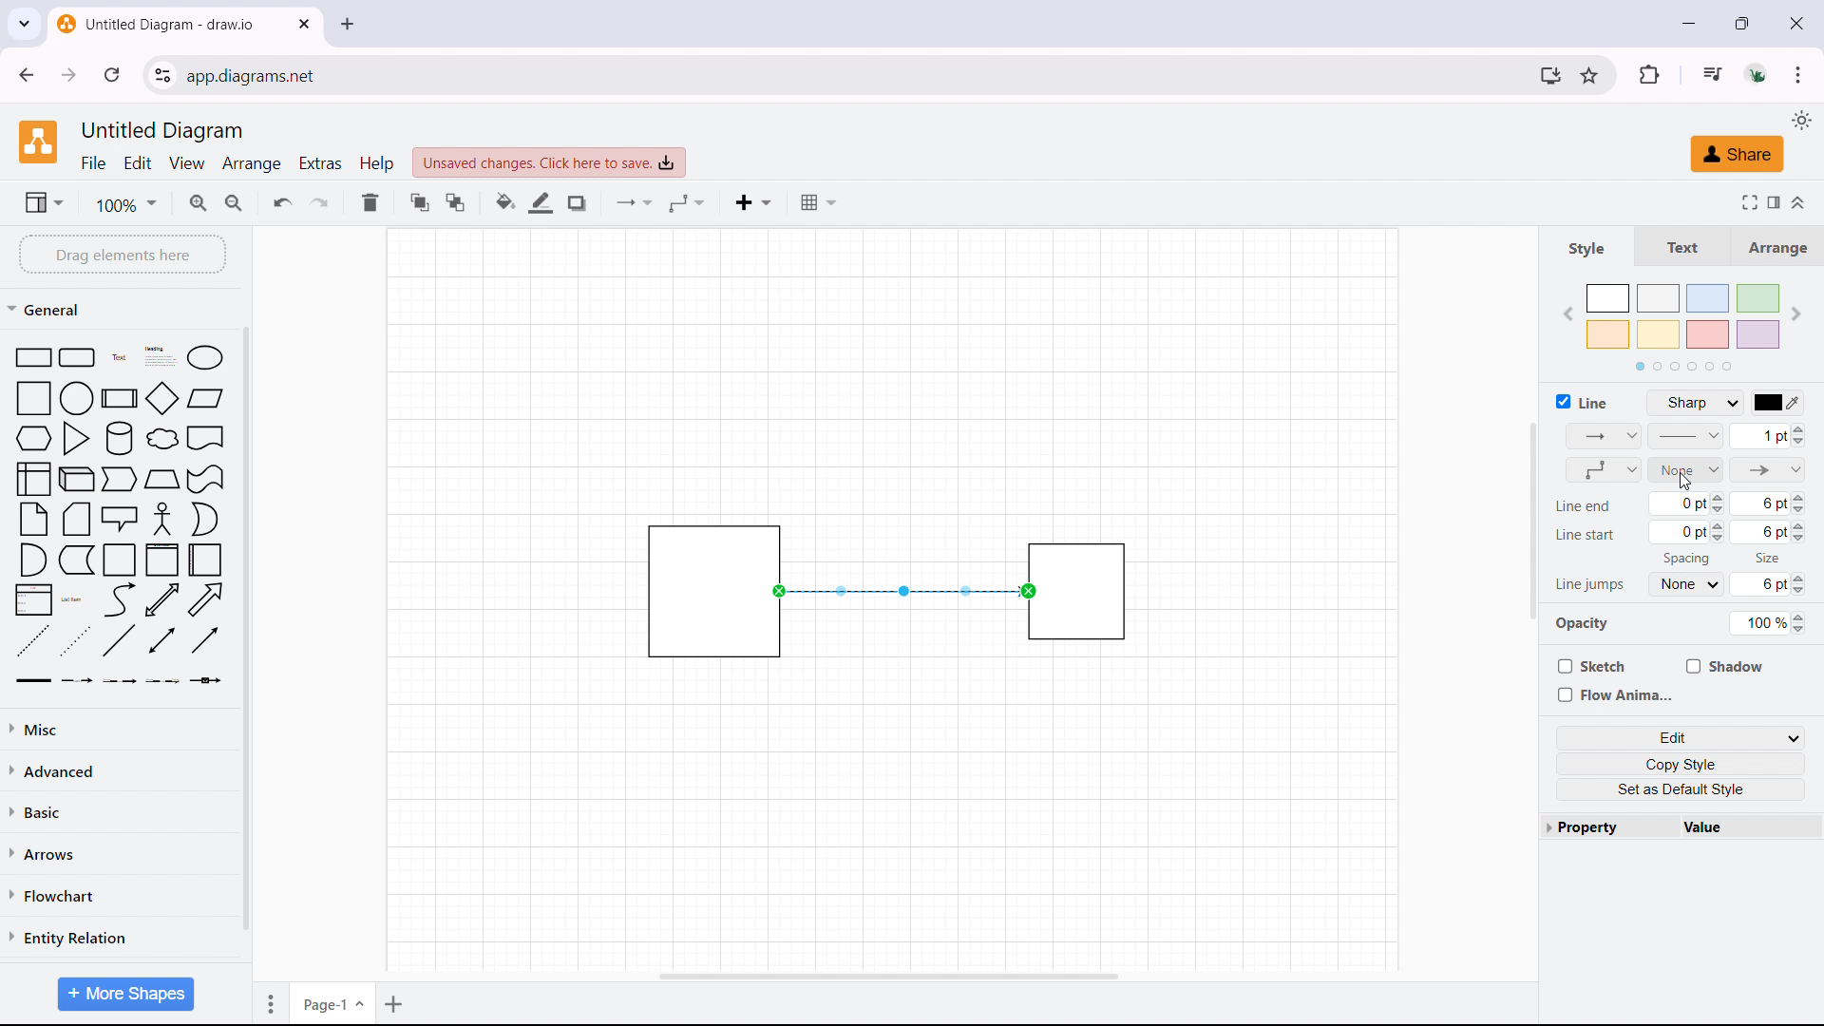  What do you see at coordinates (1769, 470) in the screenshot?
I see `line end` at bounding box center [1769, 470].